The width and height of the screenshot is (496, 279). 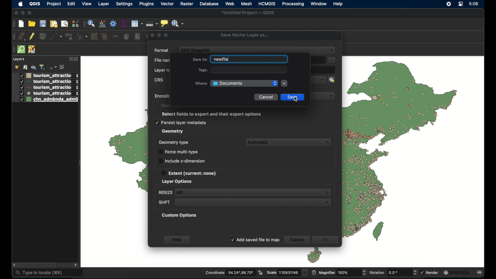 I want to click on vector, so click(x=168, y=4).